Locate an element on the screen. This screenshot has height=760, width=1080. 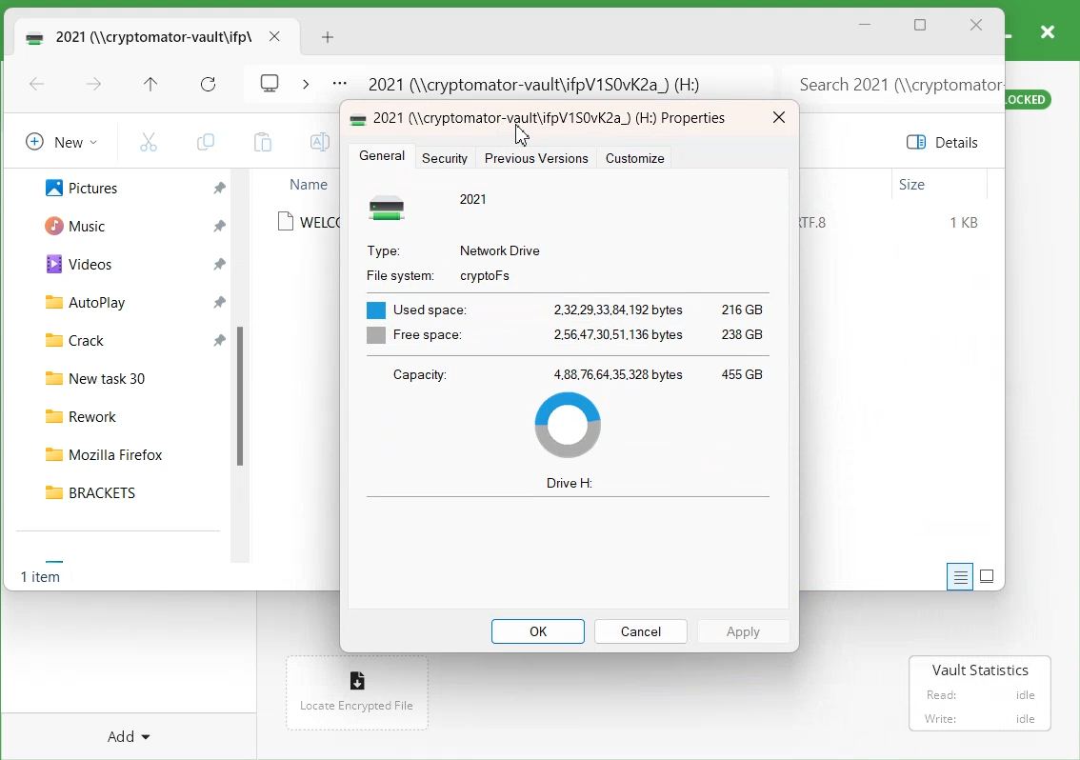
General is located at coordinates (382, 157).